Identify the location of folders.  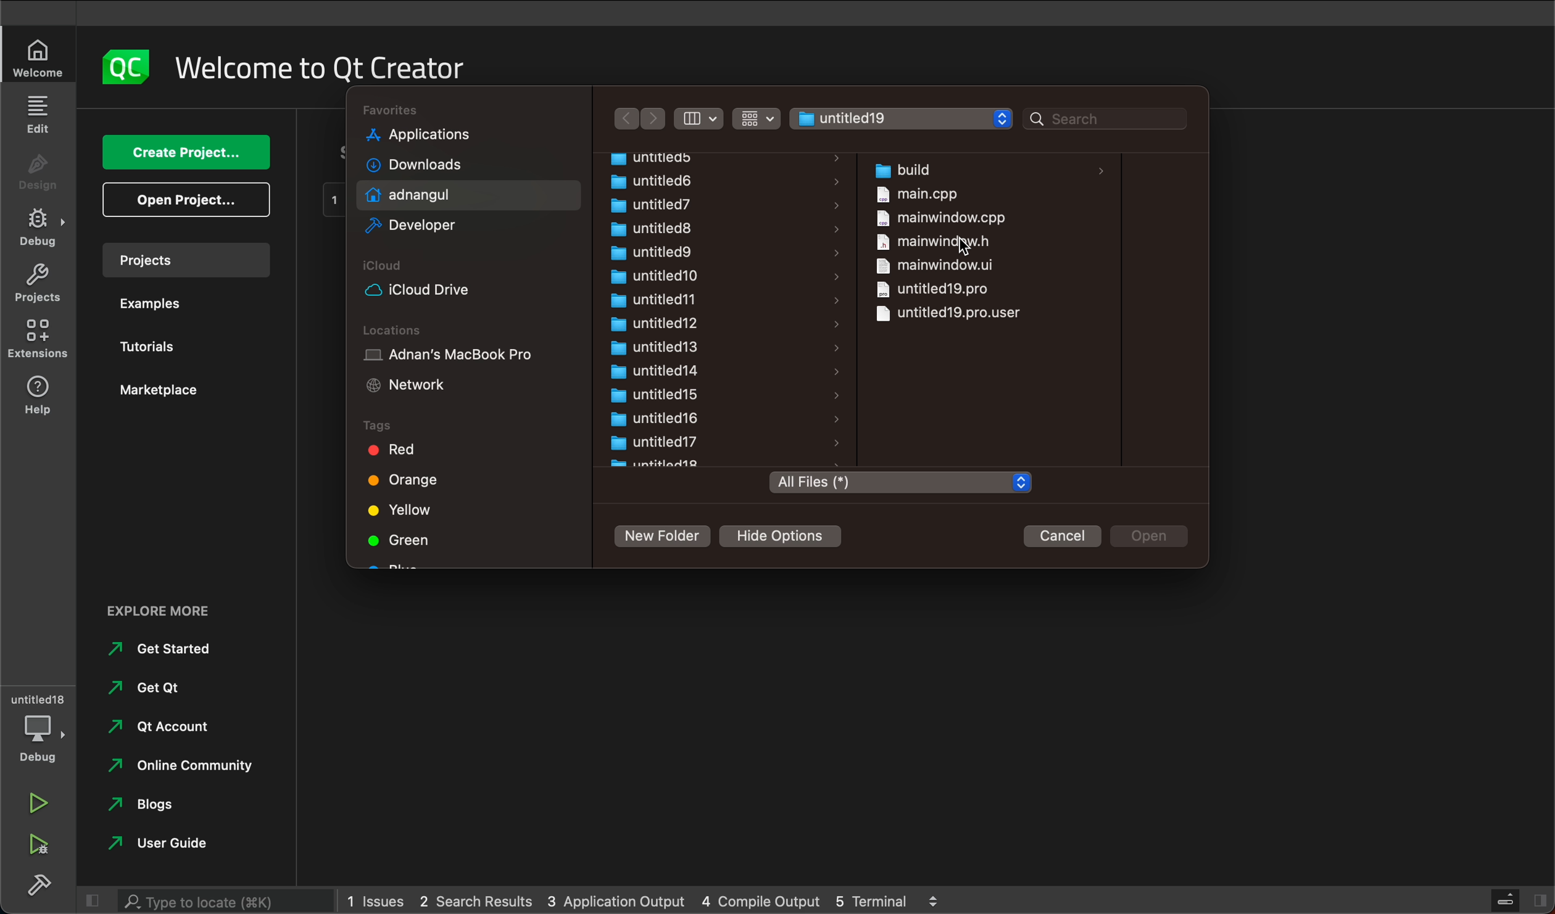
(698, 158).